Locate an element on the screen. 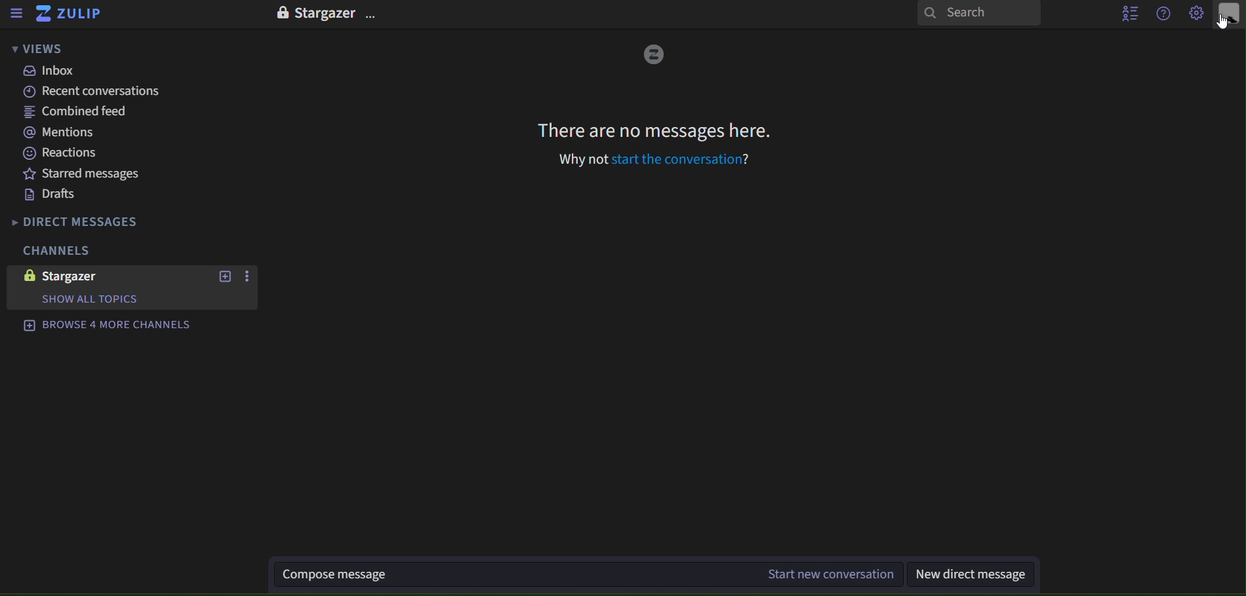  starred messages is located at coordinates (82, 174).